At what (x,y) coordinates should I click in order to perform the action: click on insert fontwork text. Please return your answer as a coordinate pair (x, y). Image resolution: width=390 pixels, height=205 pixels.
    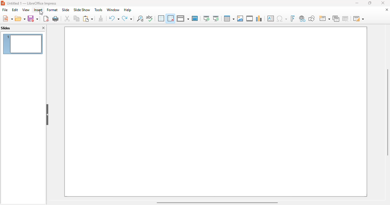
    Looking at the image, I should click on (292, 18).